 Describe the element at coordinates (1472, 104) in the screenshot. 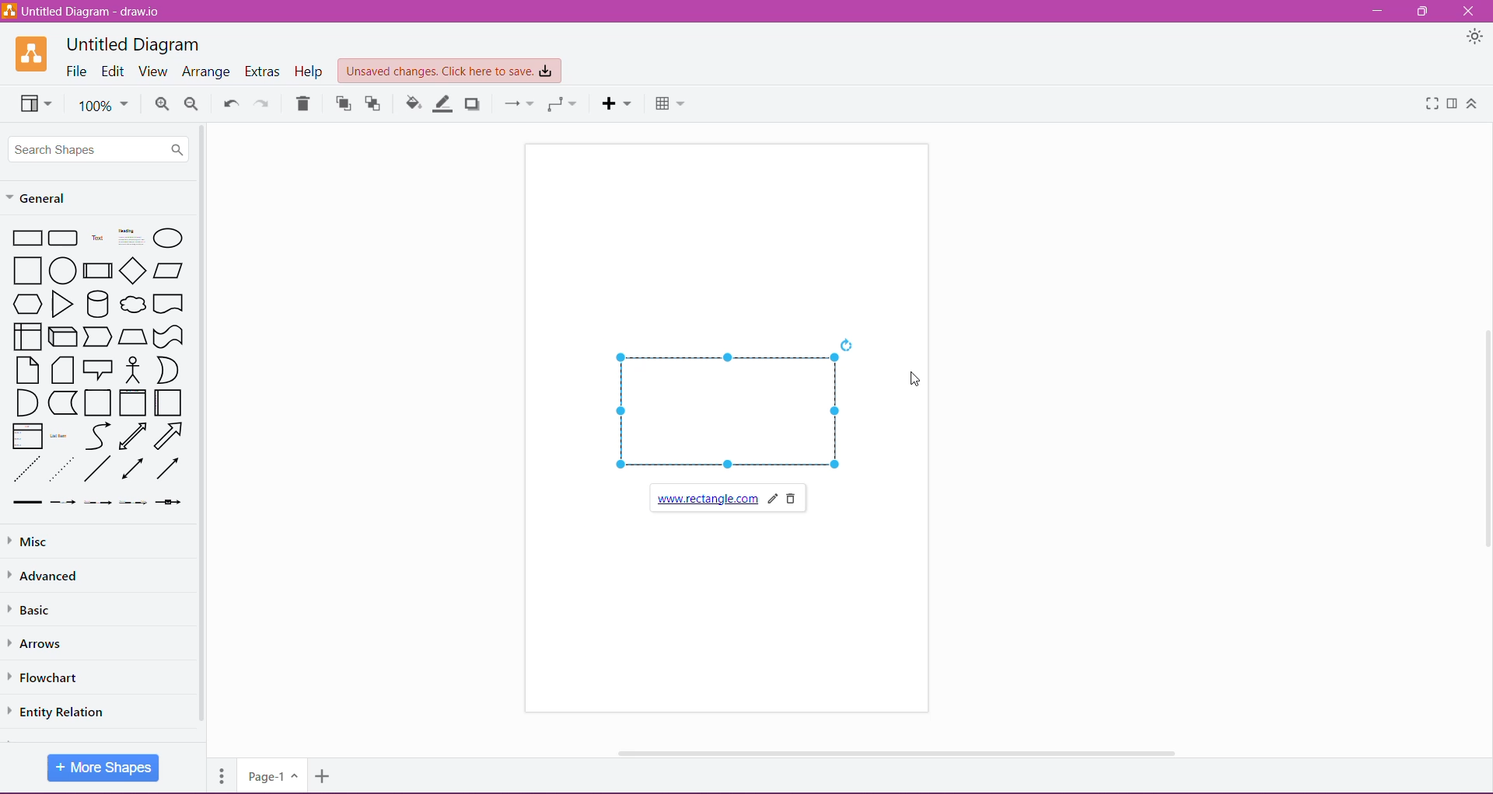

I see `Expand/Collapse` at that location.